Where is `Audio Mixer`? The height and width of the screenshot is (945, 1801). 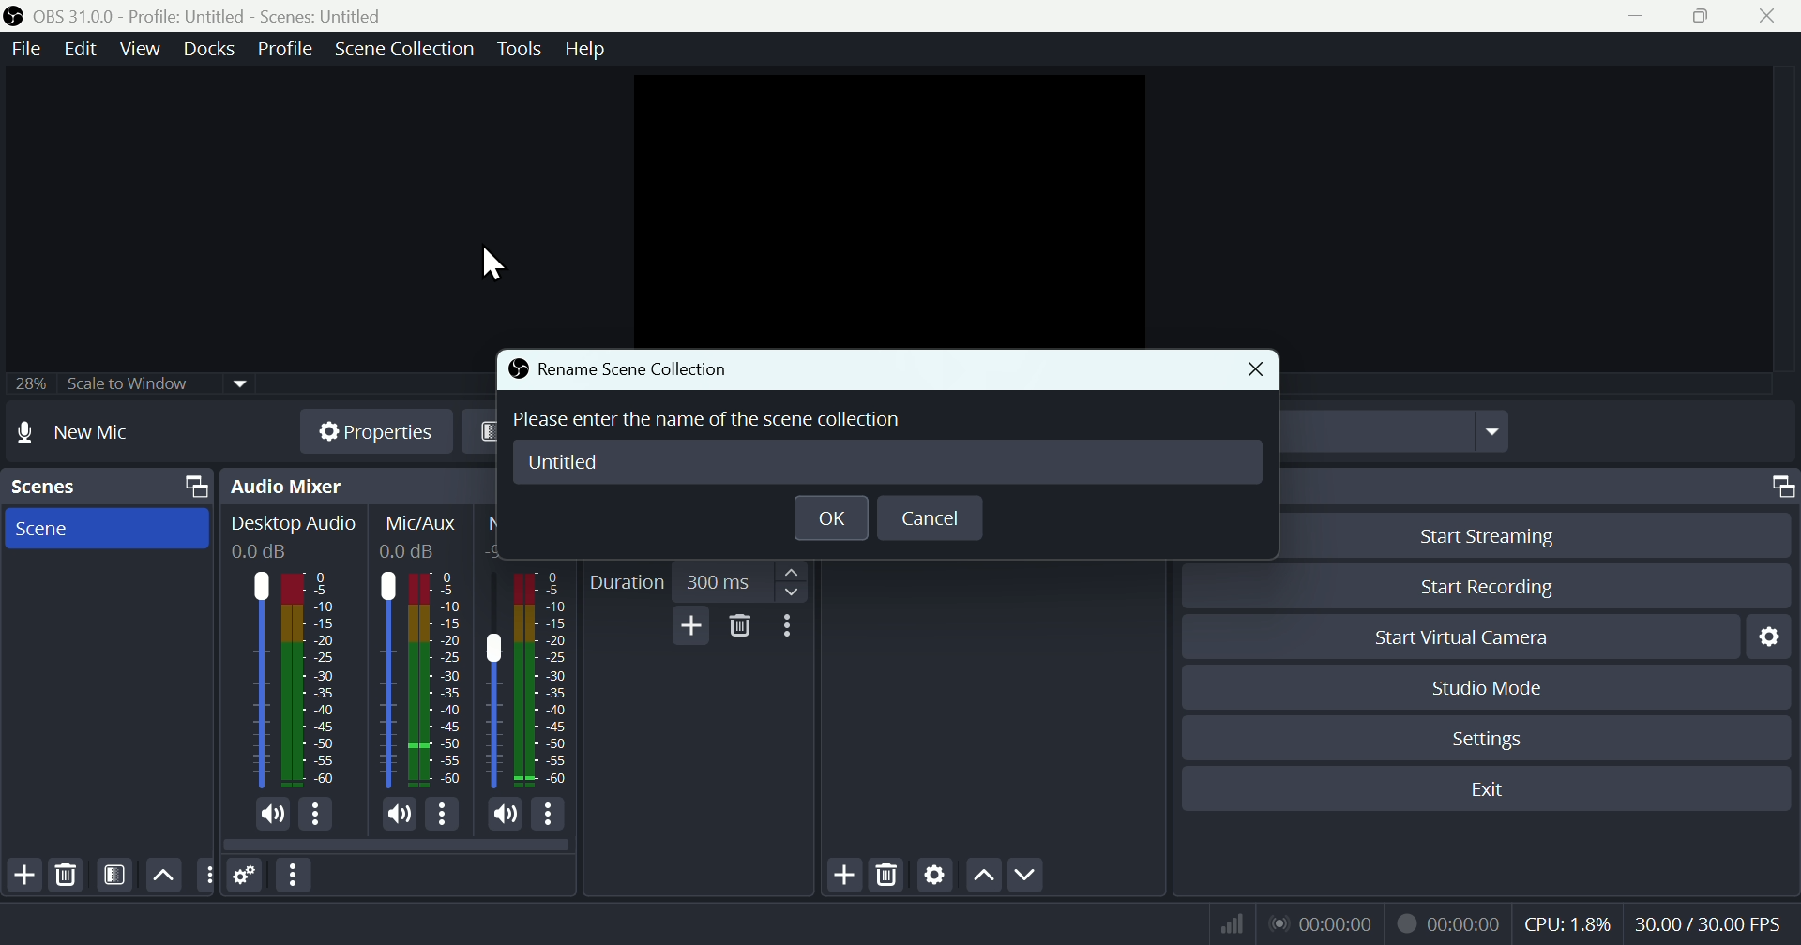 Audio Mixer is located at coordinates (348, 486).